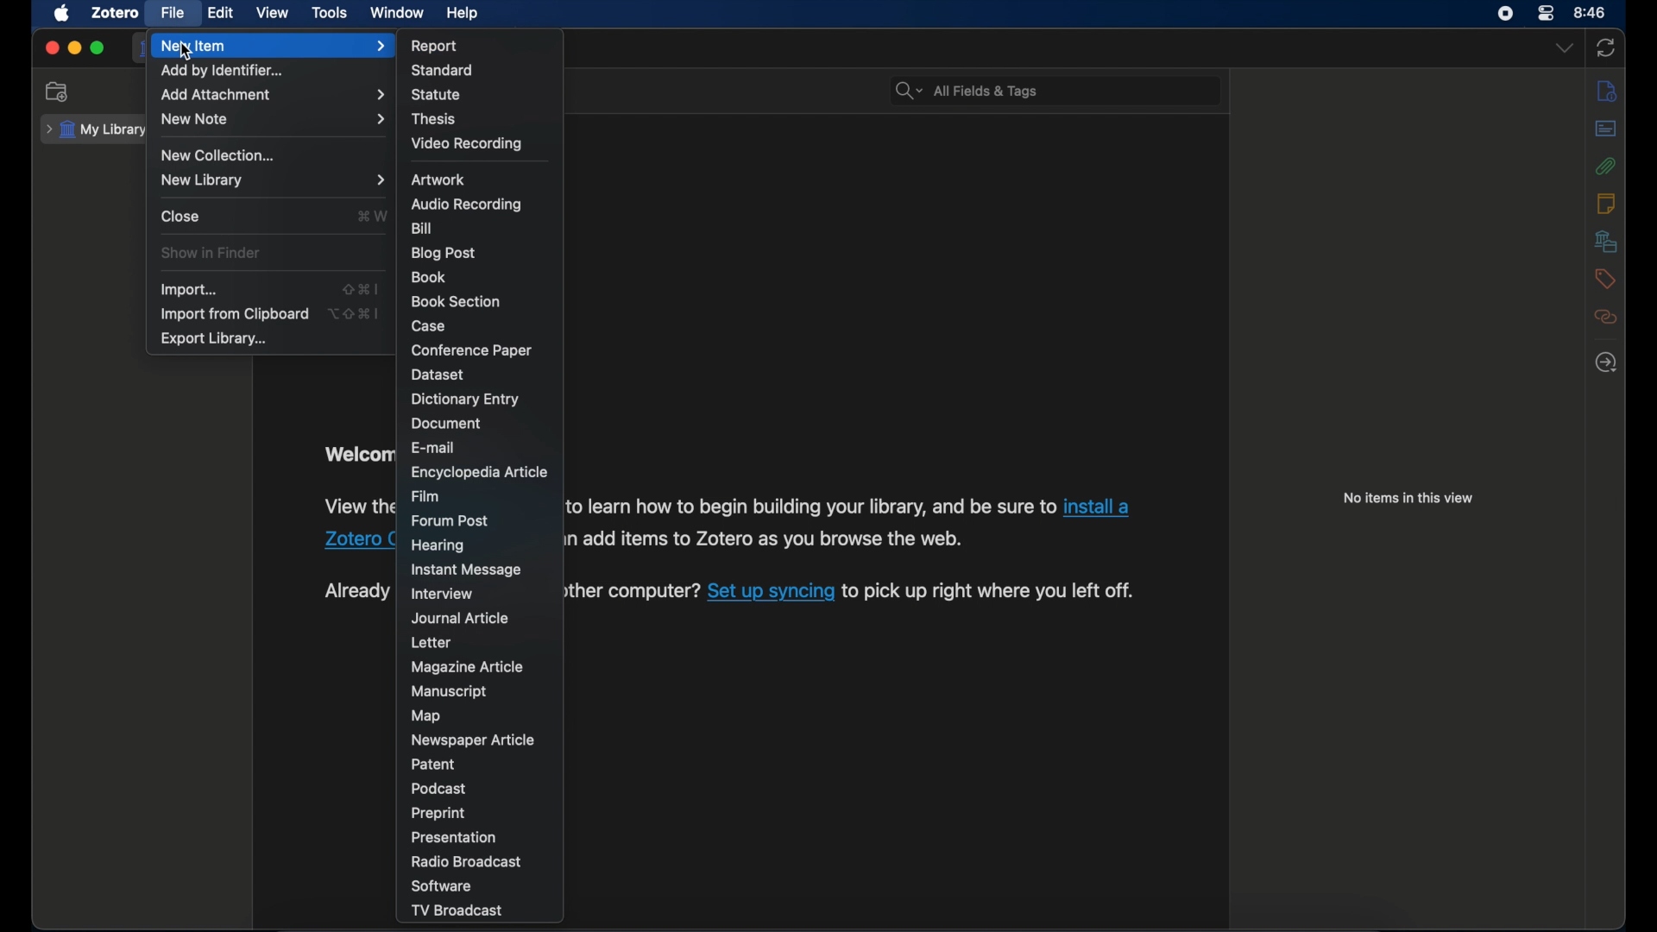 The height and width of the screenshot is (932, 1657). What do you see at coordinates (1609, 167) in the screenshot?
I see `attachments` at bounding box center [1609, 167].